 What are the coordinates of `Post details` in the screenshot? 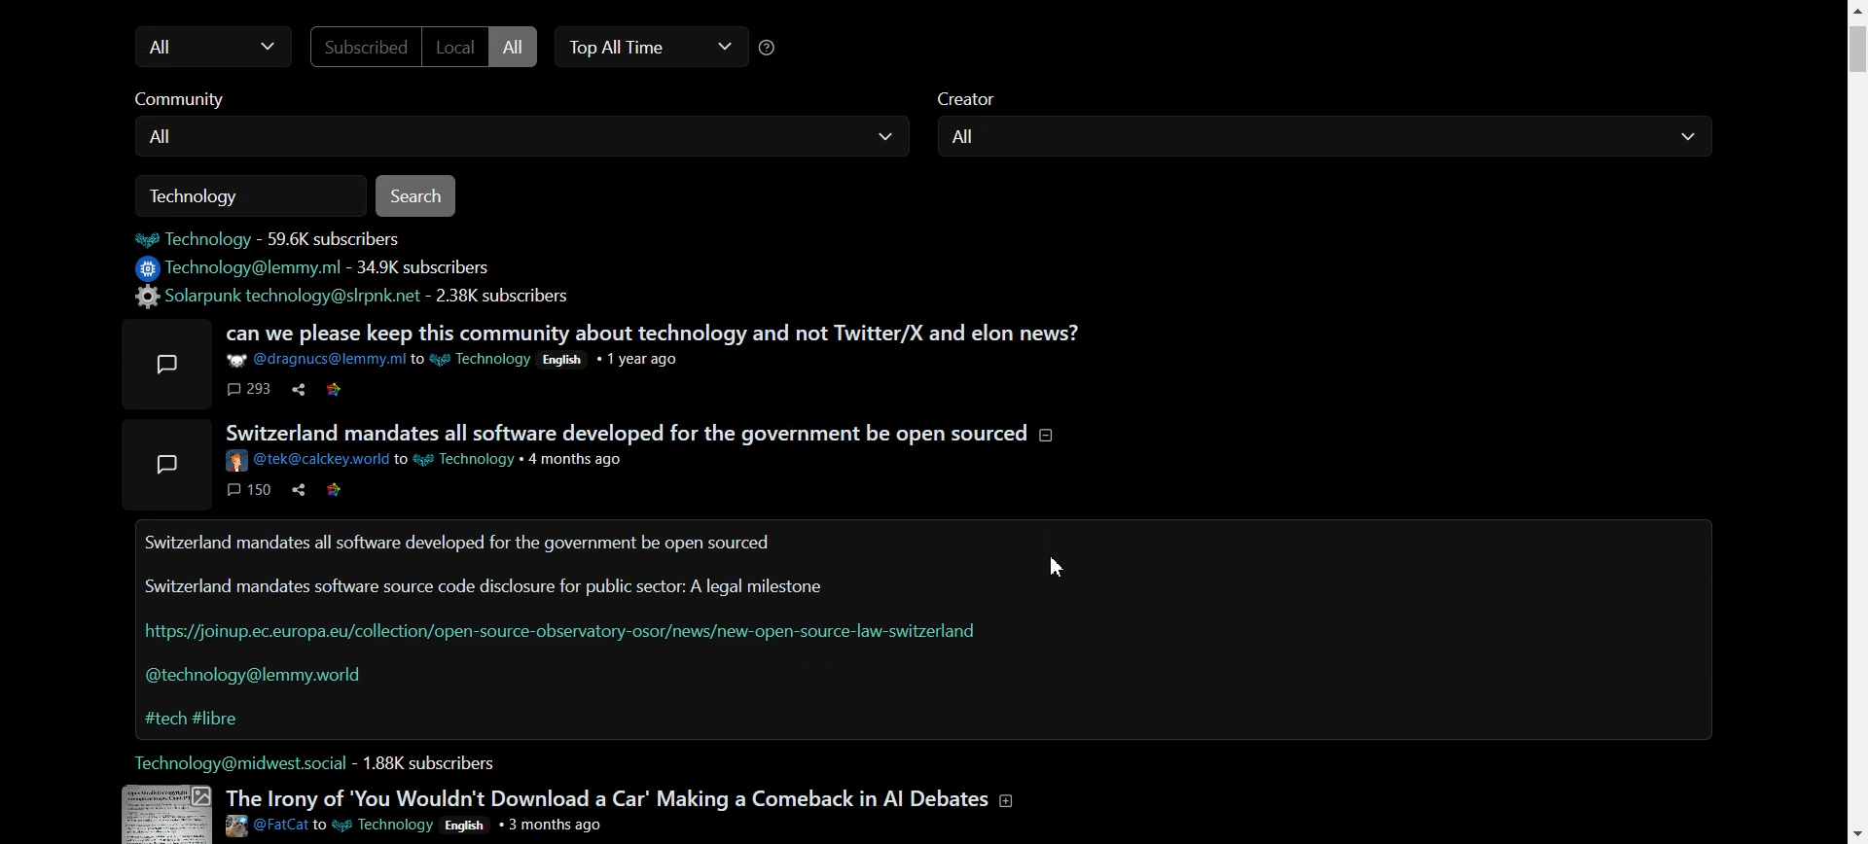 It's located at (426, 461).